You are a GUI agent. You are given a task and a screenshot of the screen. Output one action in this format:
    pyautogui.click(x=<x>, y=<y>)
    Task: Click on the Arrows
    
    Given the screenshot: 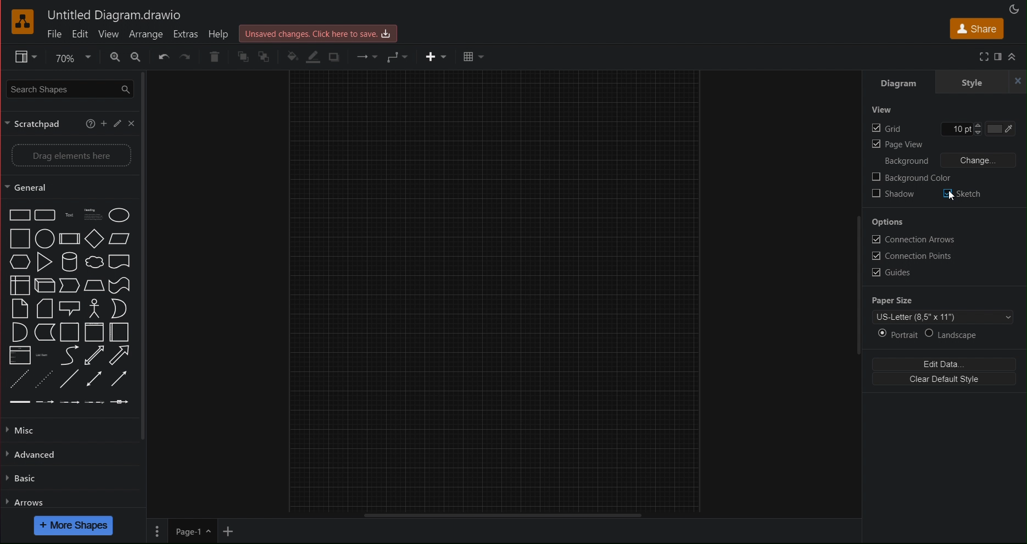 What is the action you would take?
    pyautogui.click(x=64, y=501)
    